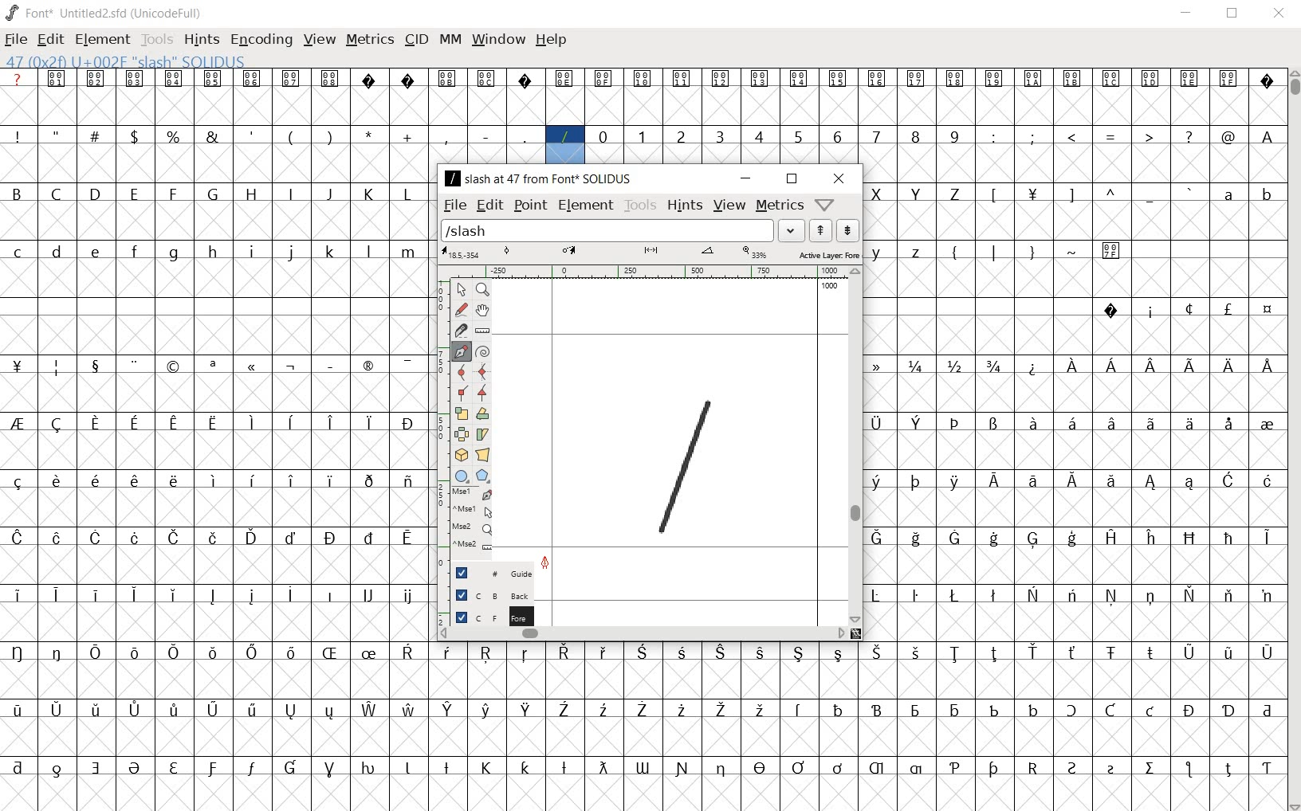 The width and height of the screenshot is (1301, 811). Describe the element at coordinates (1073, 507) in the screenshot. I see `empty cells` at that location.